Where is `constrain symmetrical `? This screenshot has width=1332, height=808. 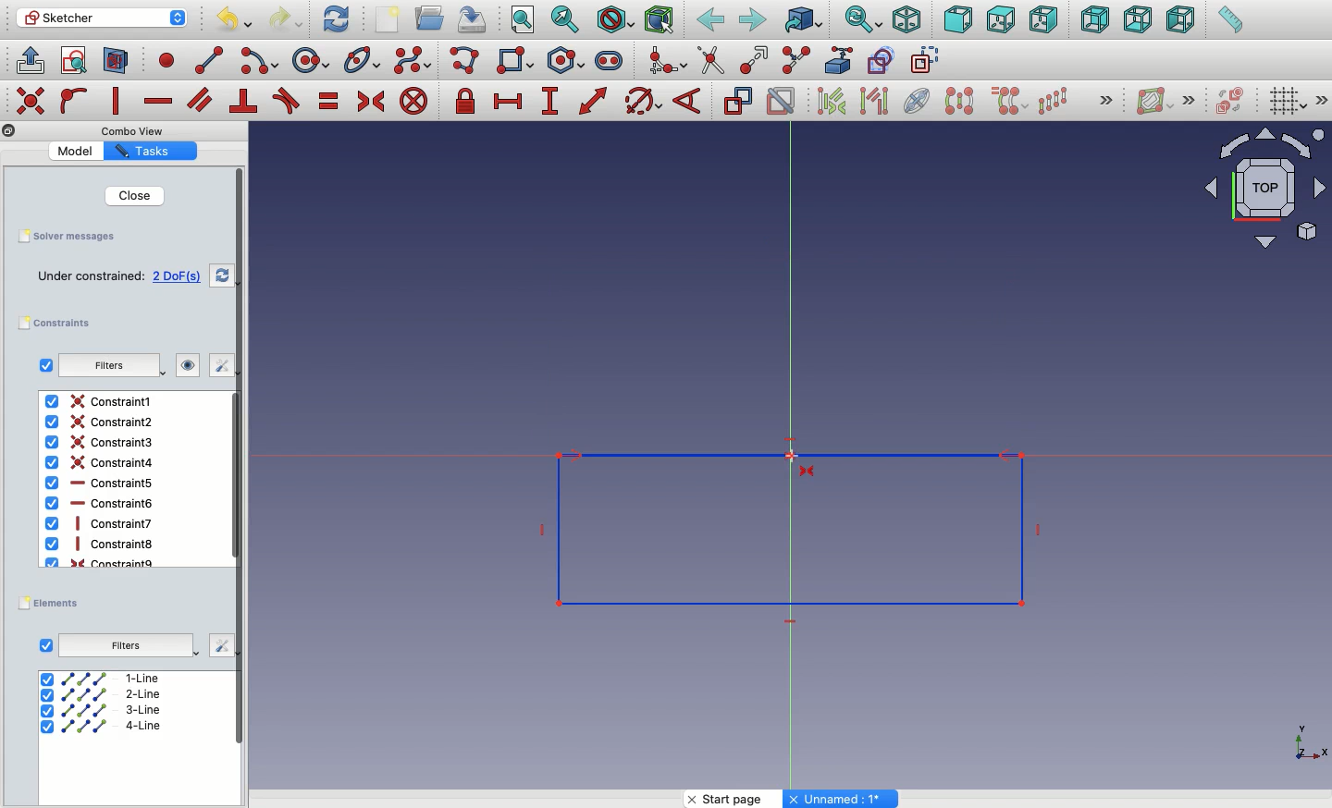 constrain symmetrical  is located at coordinates (370, 104).